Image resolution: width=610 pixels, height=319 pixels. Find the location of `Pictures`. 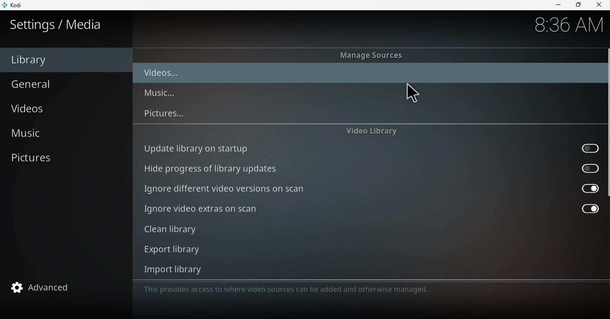

Pictures is located at coordinates (65, 157).